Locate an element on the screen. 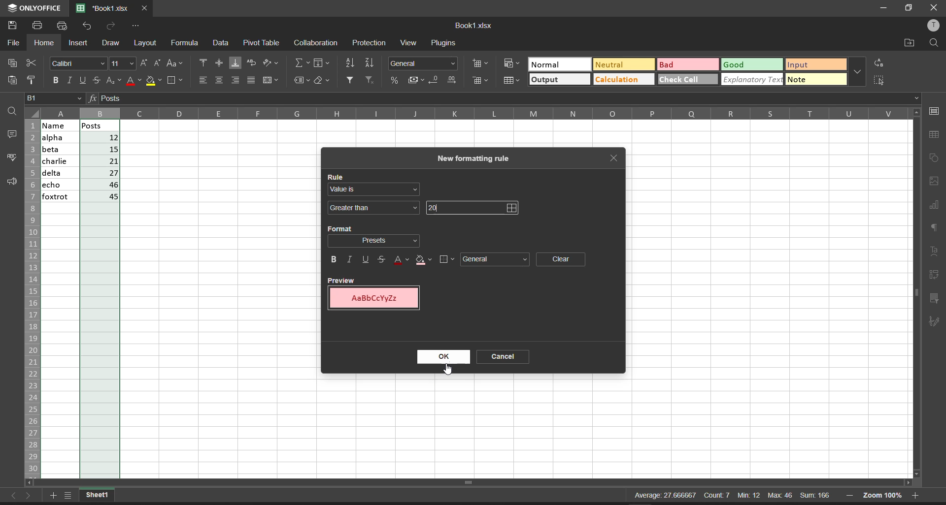 This screenshot has height=505, width=946. paragraph settings is located at coordinates (937, 227).